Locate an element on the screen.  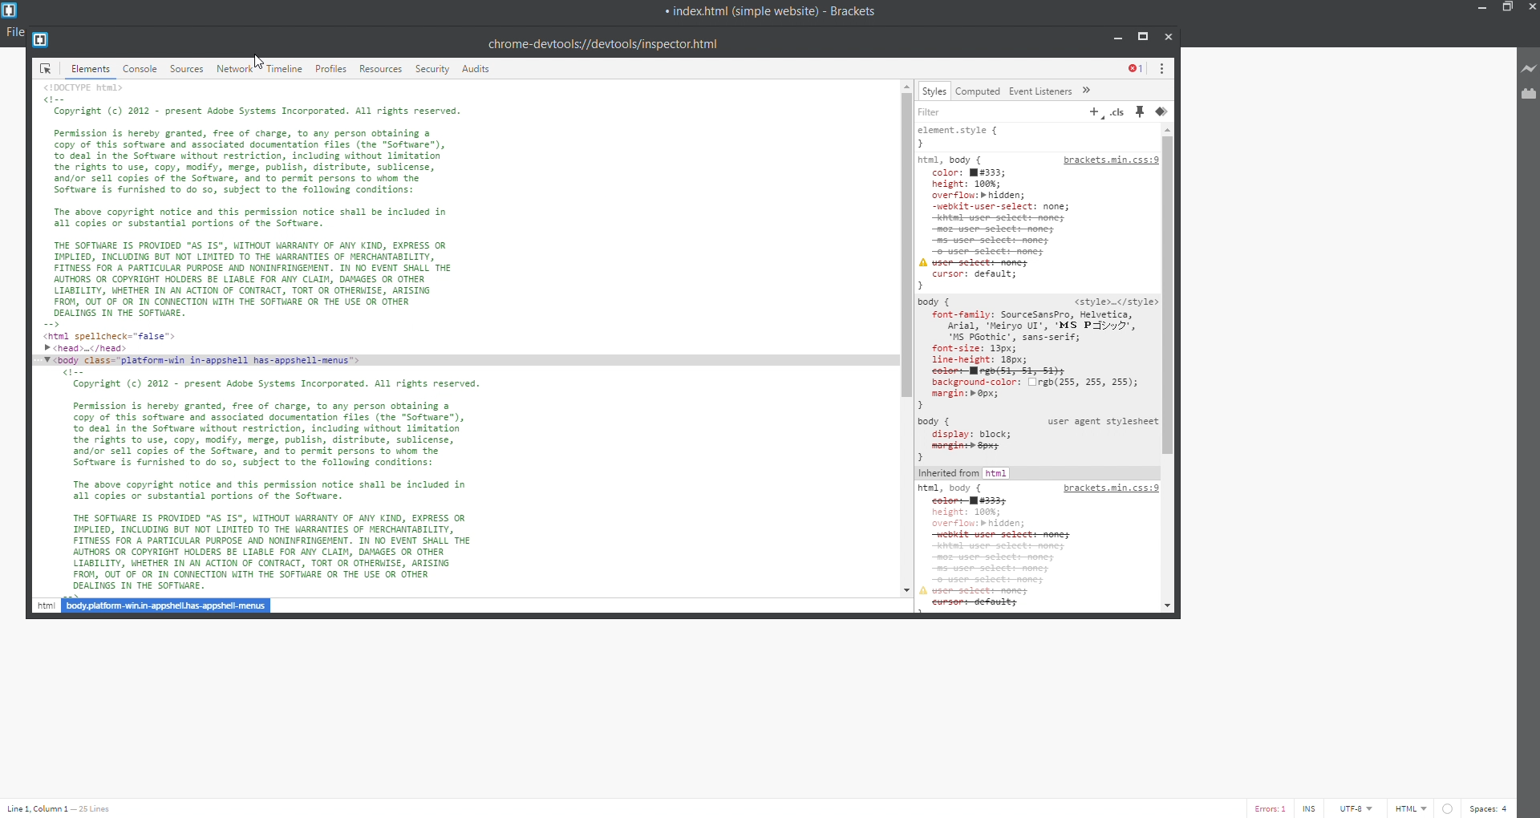
elements text is located at coordinates (445, 338).